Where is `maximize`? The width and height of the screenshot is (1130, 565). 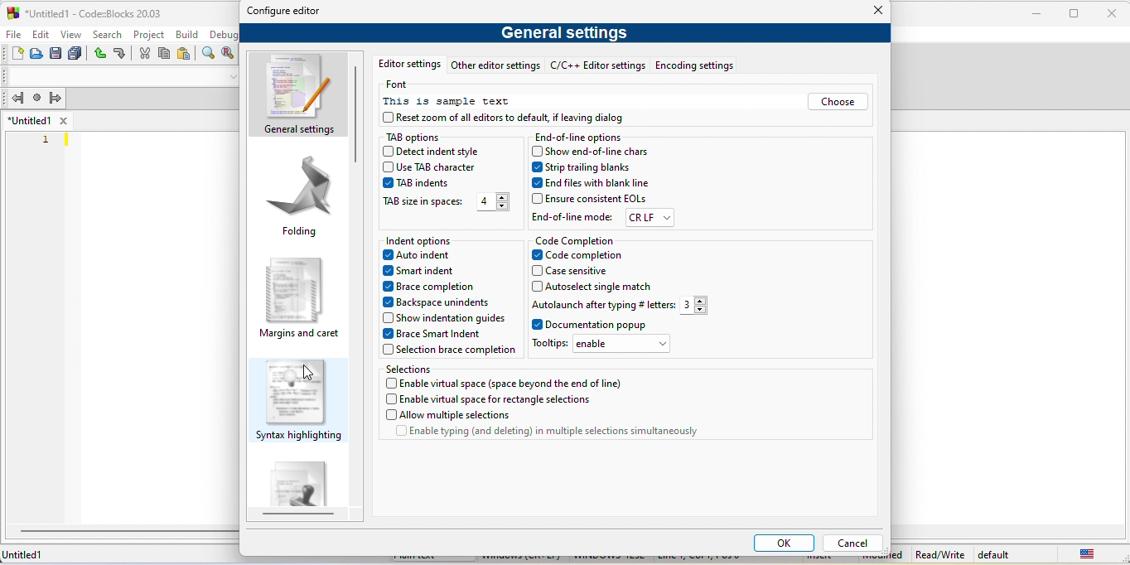 maximize is located at coordinates (1074, 14).